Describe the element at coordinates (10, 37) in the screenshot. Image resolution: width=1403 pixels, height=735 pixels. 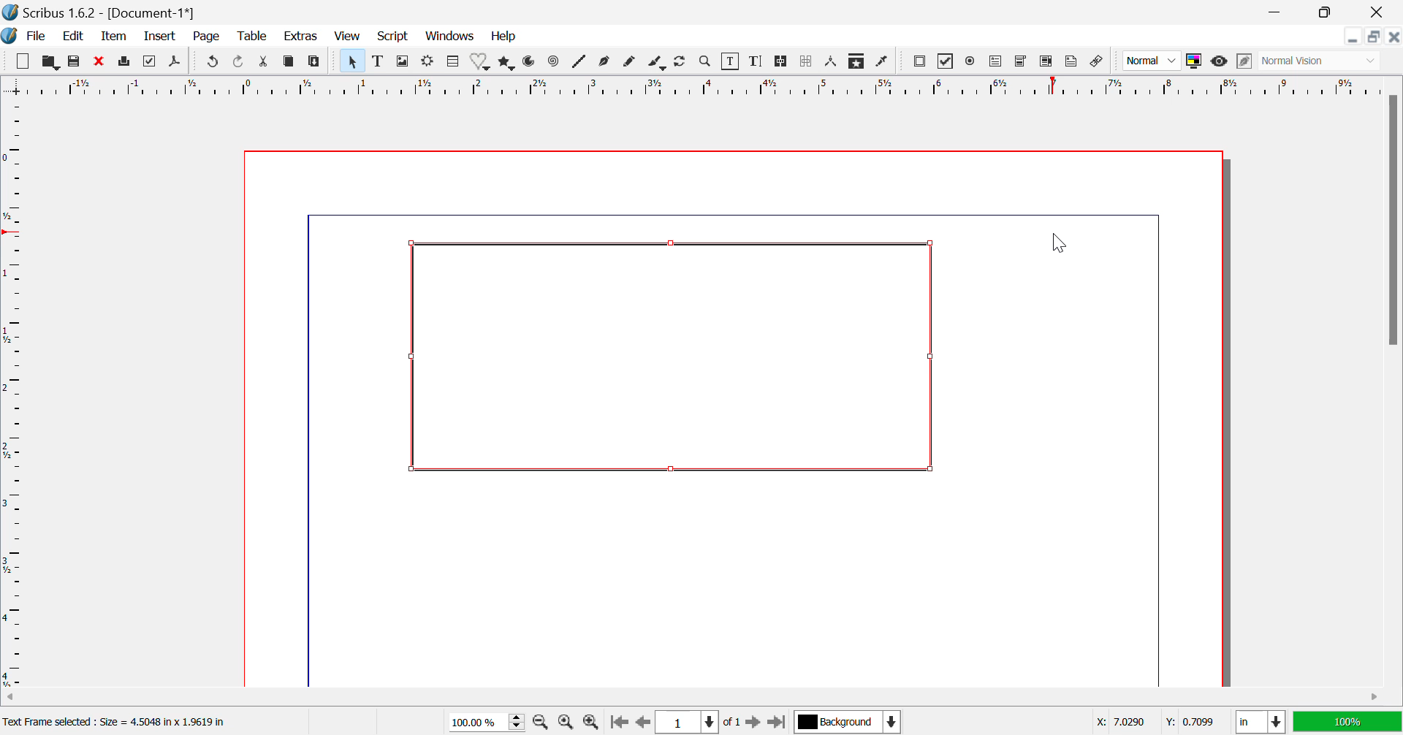
I see `Scribus Logo` at that location.